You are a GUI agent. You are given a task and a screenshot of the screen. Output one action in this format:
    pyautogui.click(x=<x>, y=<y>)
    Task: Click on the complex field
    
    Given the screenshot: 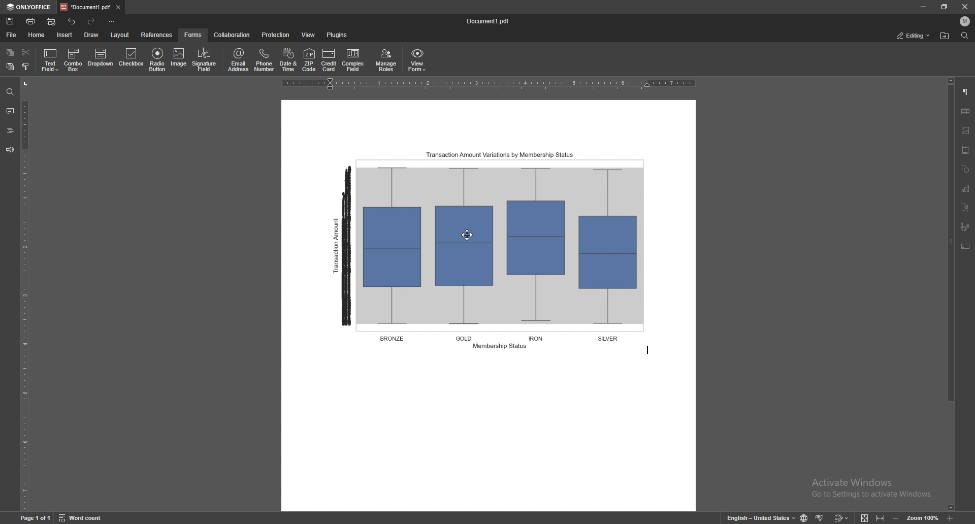 What is the action you would take?
    pyautogui.click(x=354, y=60)
    